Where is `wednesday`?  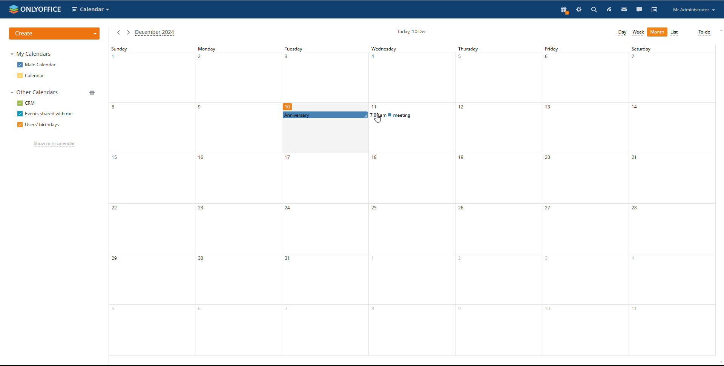 wednesday is located at coordinates (410, 238).